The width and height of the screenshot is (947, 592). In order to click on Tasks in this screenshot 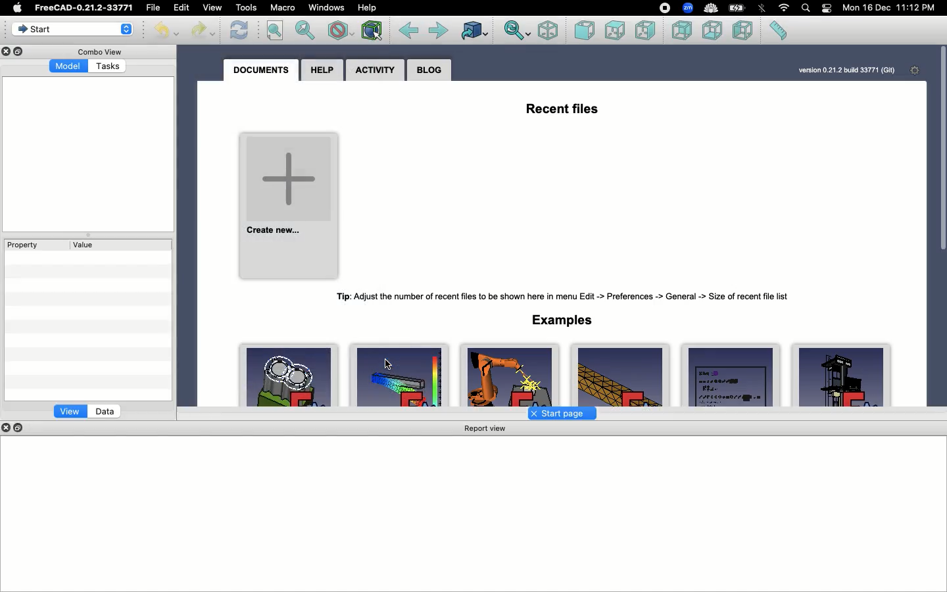, I will do `click(109, 65)`.